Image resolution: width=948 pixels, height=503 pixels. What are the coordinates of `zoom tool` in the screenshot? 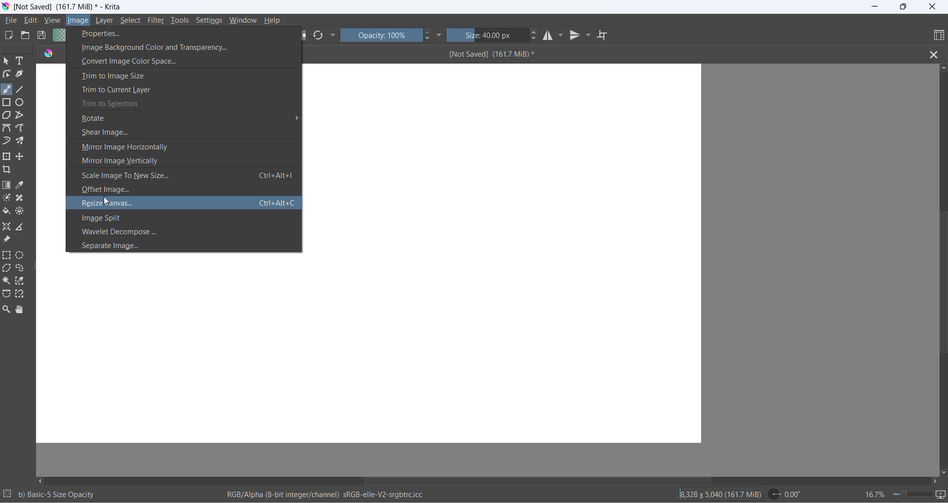 It's located at (8, 309).